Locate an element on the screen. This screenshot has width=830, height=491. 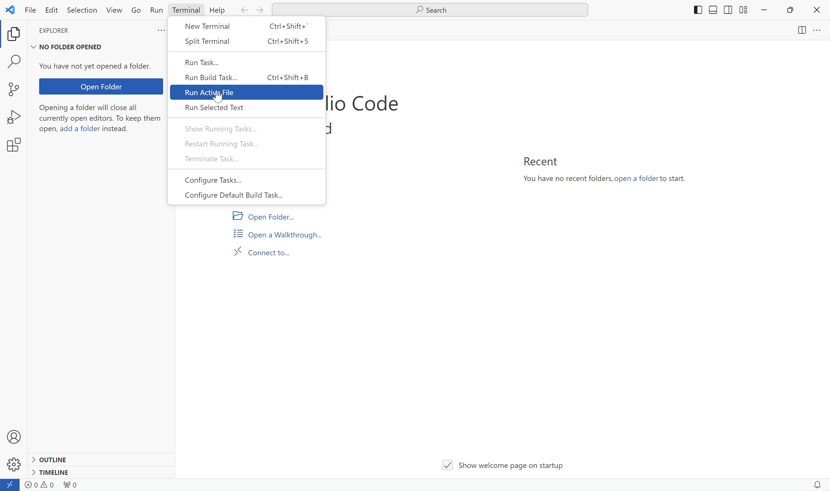
configure tasks is located at coordinates (245, 180).